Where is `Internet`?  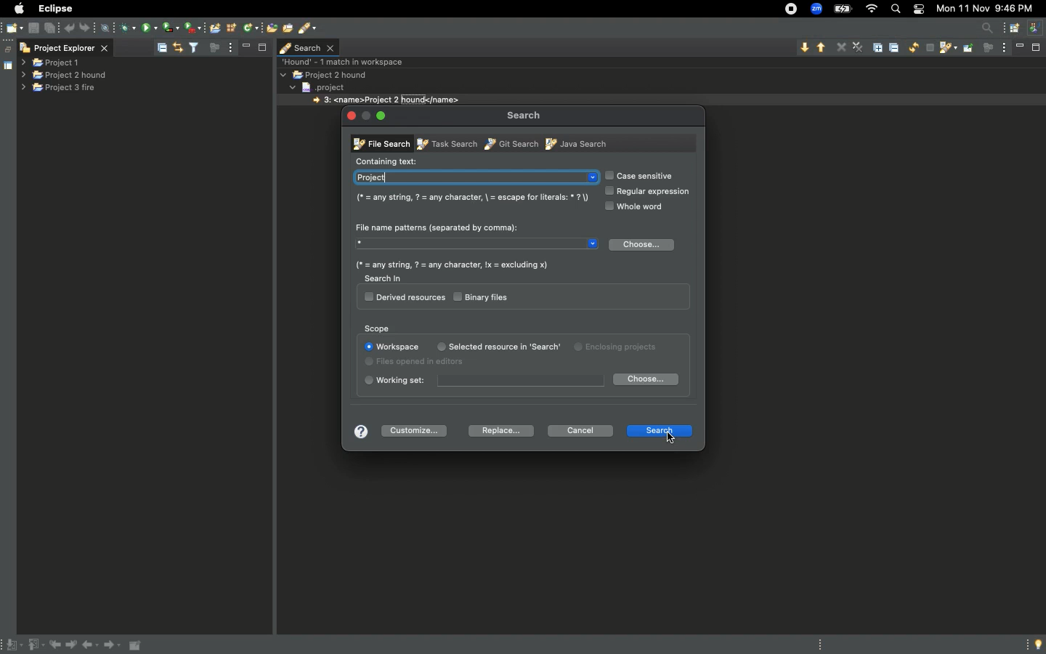 Internet is located at coordinates (872, 9).